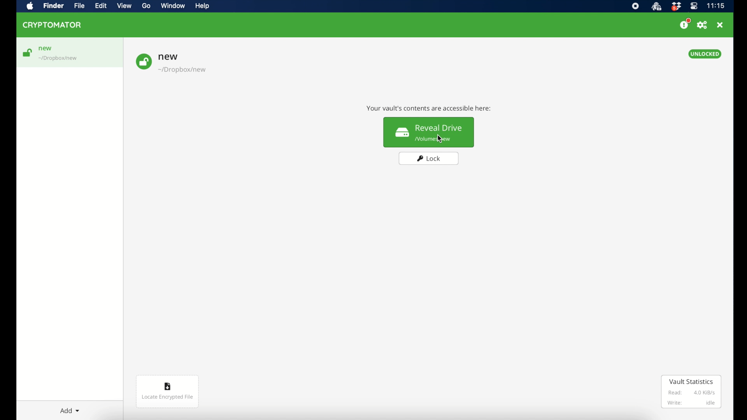 The width and height of the screenshot is (747, 420). What do you see at coordinates (101, 6) in the screenshot?
I see `edit` at bounding box center [101, 6].